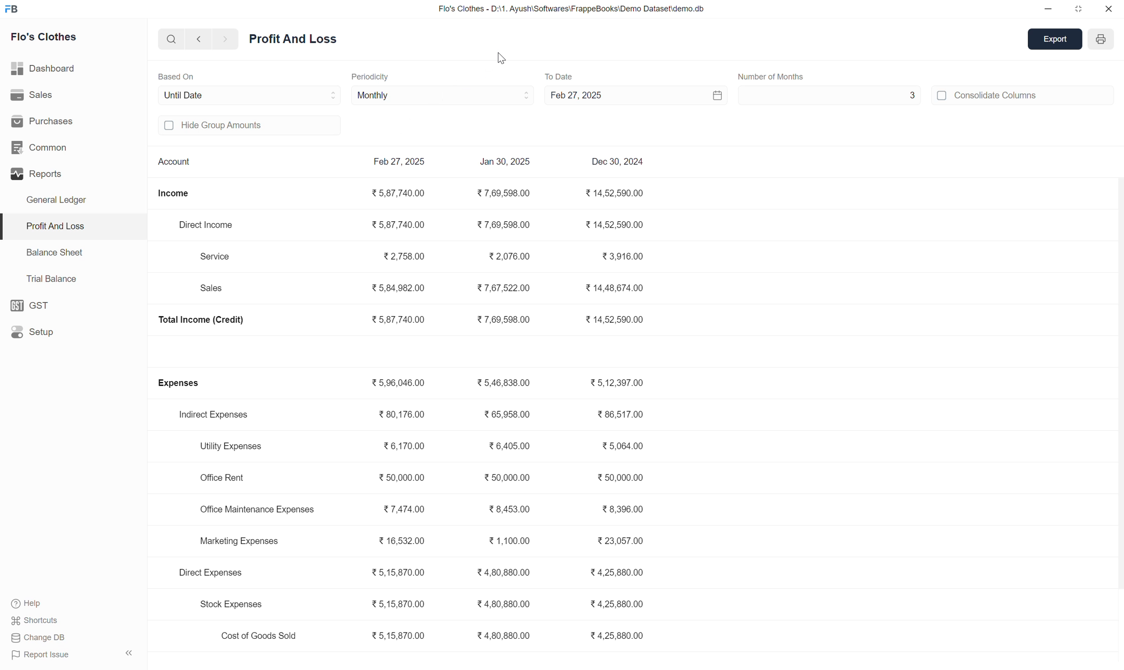  What do you see at coordinates (503, 637) in the screenshot?
I see `₹4,80,880.00` at bounding box center [503, 637].